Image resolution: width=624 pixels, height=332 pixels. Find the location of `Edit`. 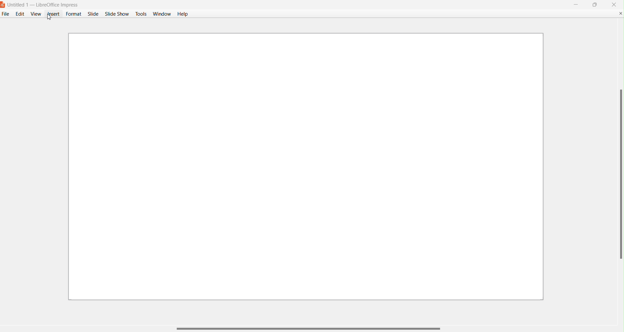

Edit is located at coordinates (20, 14).